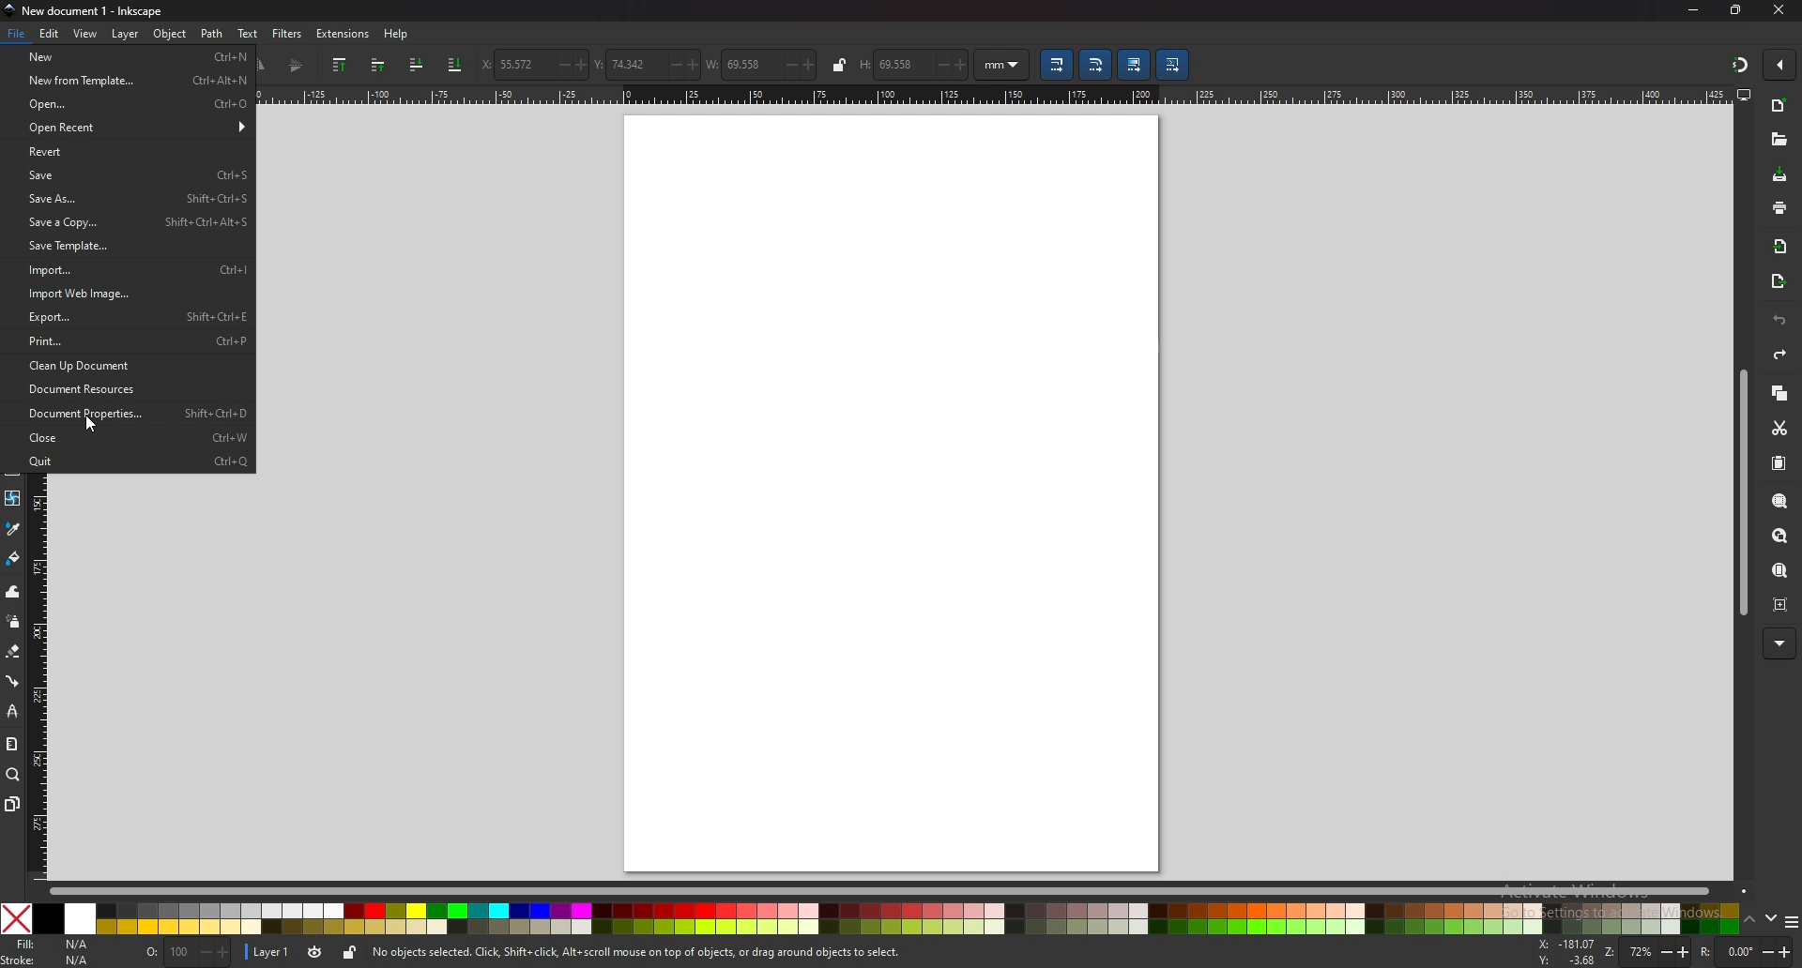 This screenshot has height=968, width=1802. I want to click on new, so click(133, 56).